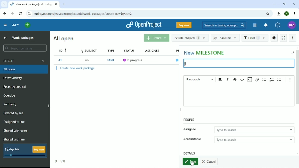  Describe the element at coordinates (284, 4) in the screenshot. I see `Restore down` at that location.